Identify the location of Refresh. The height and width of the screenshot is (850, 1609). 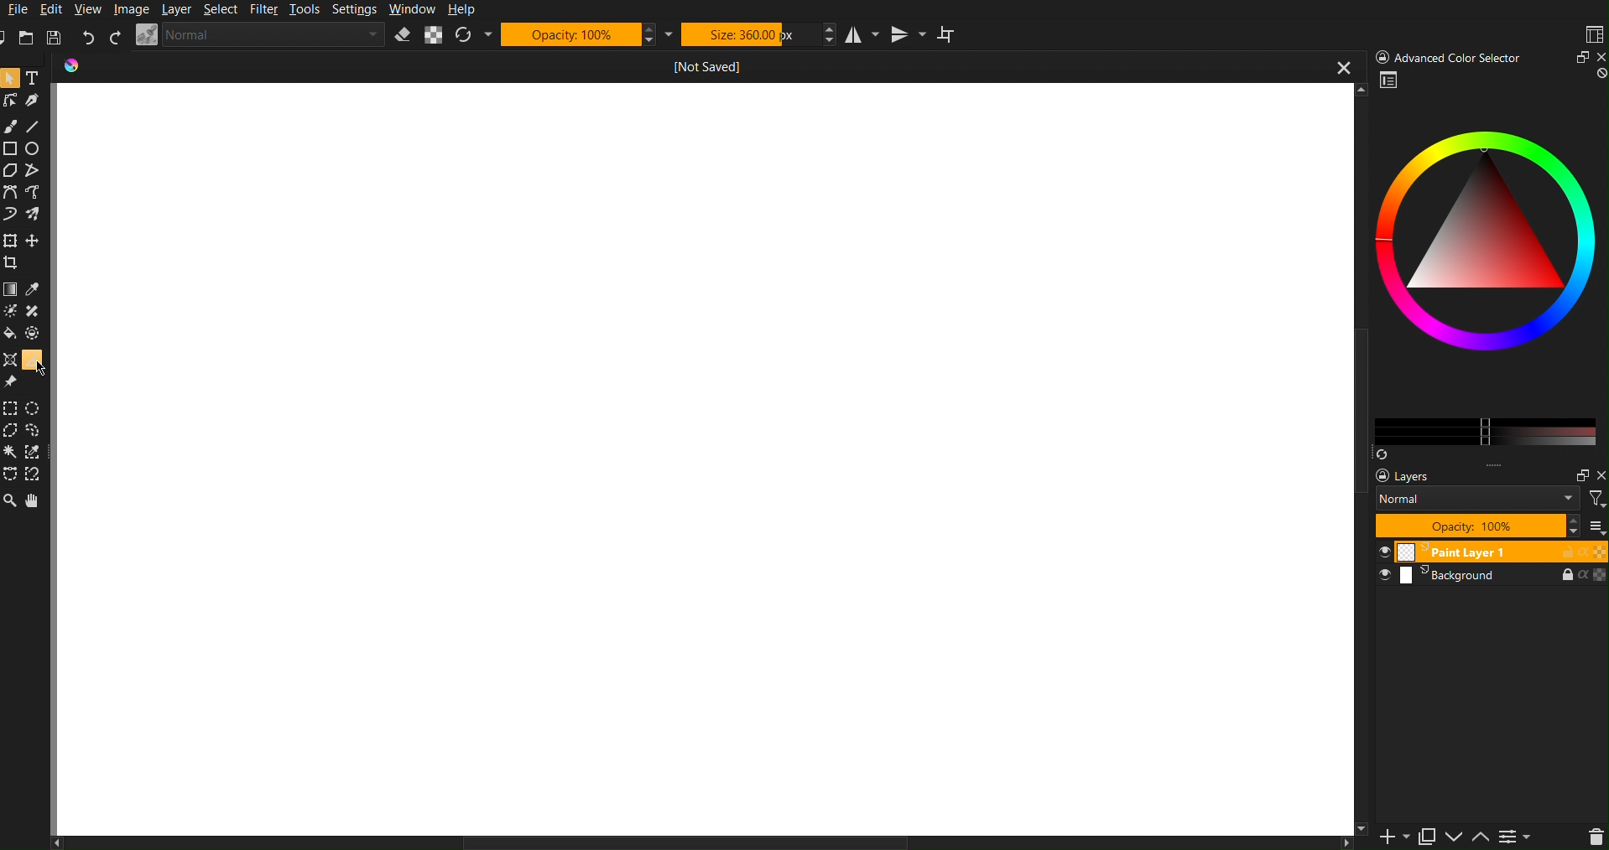
(472, 35).